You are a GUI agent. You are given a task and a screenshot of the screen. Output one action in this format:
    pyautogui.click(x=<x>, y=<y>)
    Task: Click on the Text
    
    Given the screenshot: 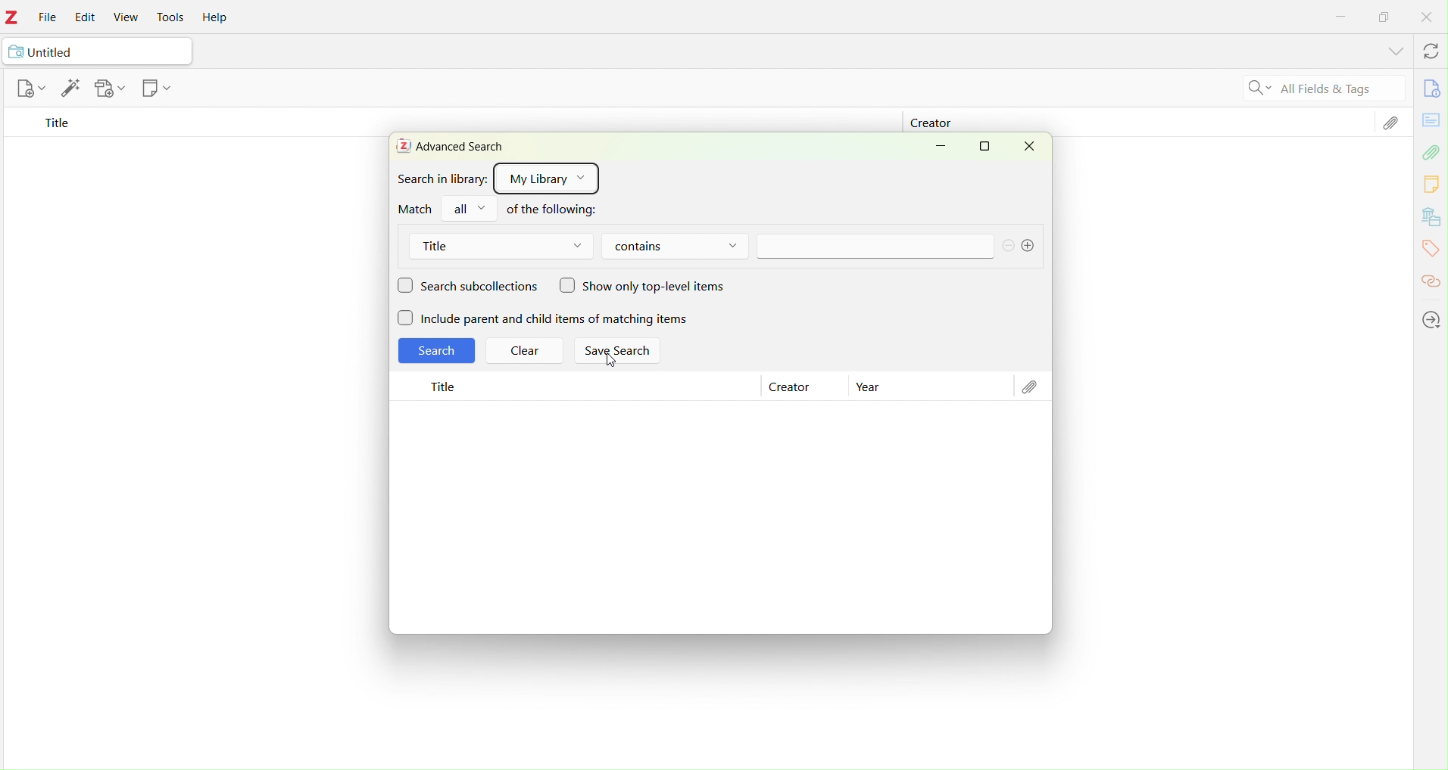 What is the action you would take?
    pyautogui.click(x=414, y=209)
    